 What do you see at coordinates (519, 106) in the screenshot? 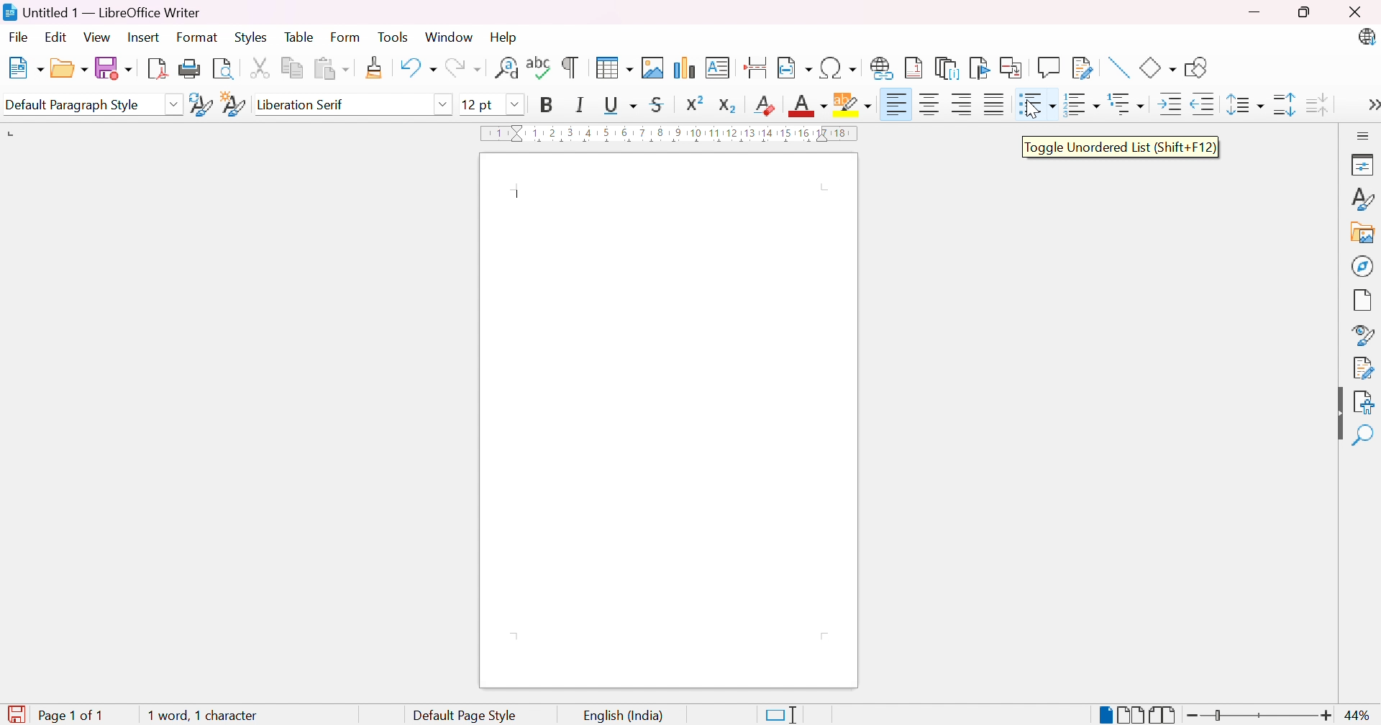
I see `Drop down` at bounding box center [519, 106].